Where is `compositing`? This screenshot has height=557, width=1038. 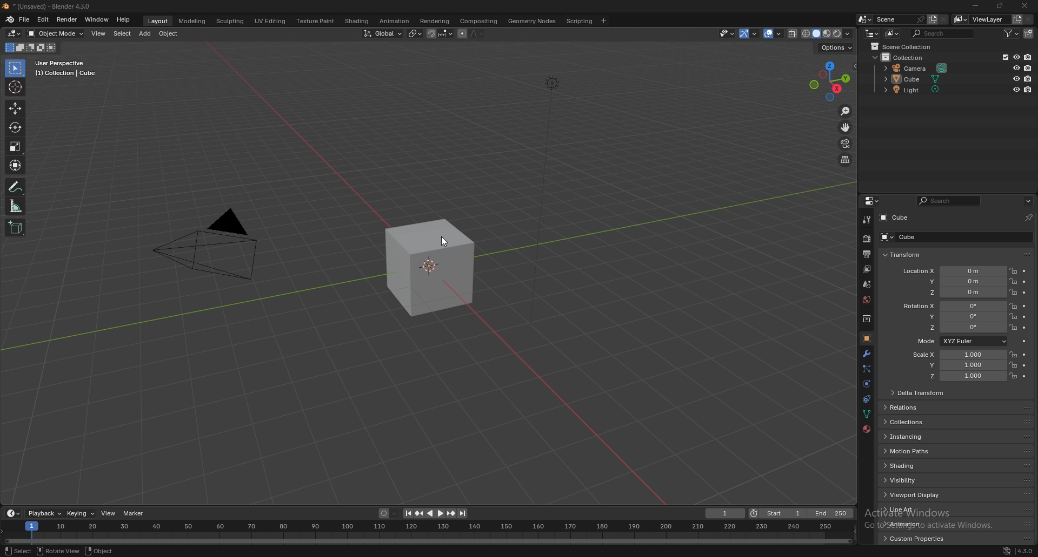 compositing is located at coordinates (478, 21).